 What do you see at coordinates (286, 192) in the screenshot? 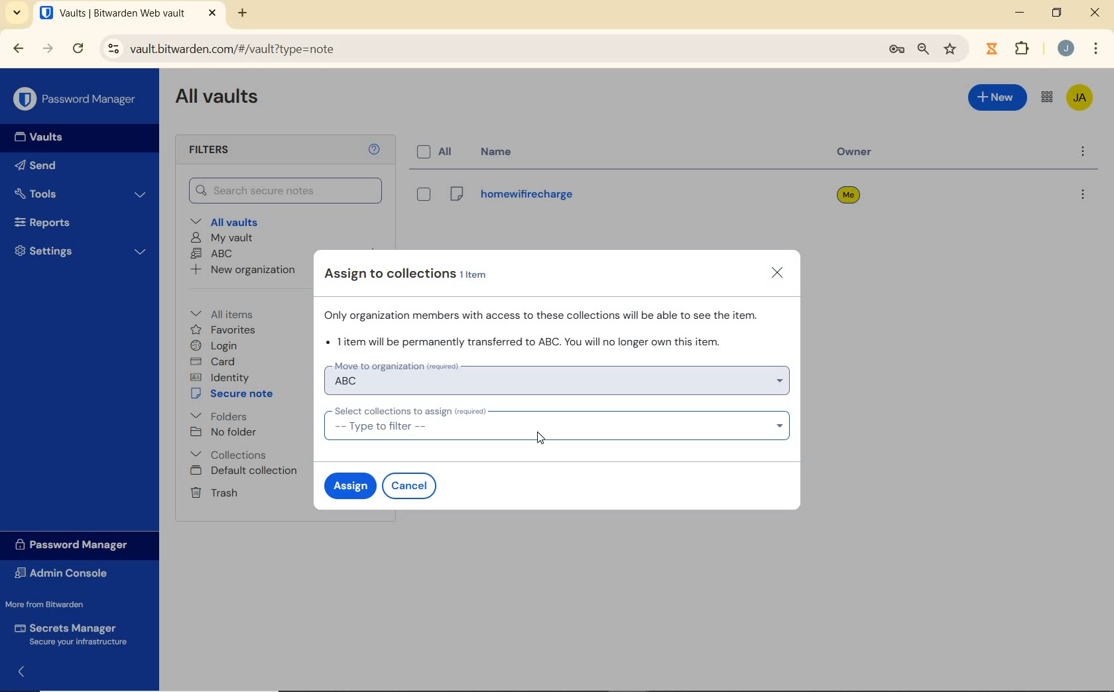
I see `Search Vault` at bounding box center [286, 192].